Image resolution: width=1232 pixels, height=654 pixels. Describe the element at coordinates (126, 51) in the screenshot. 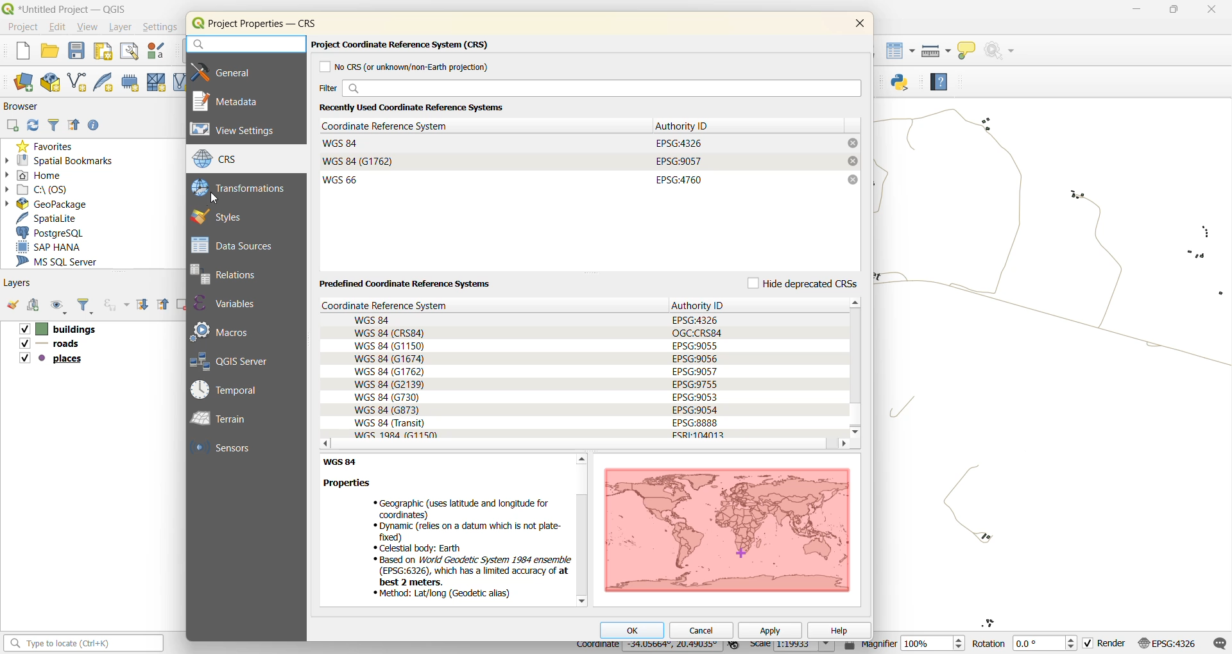

I see `show layout` at that location.